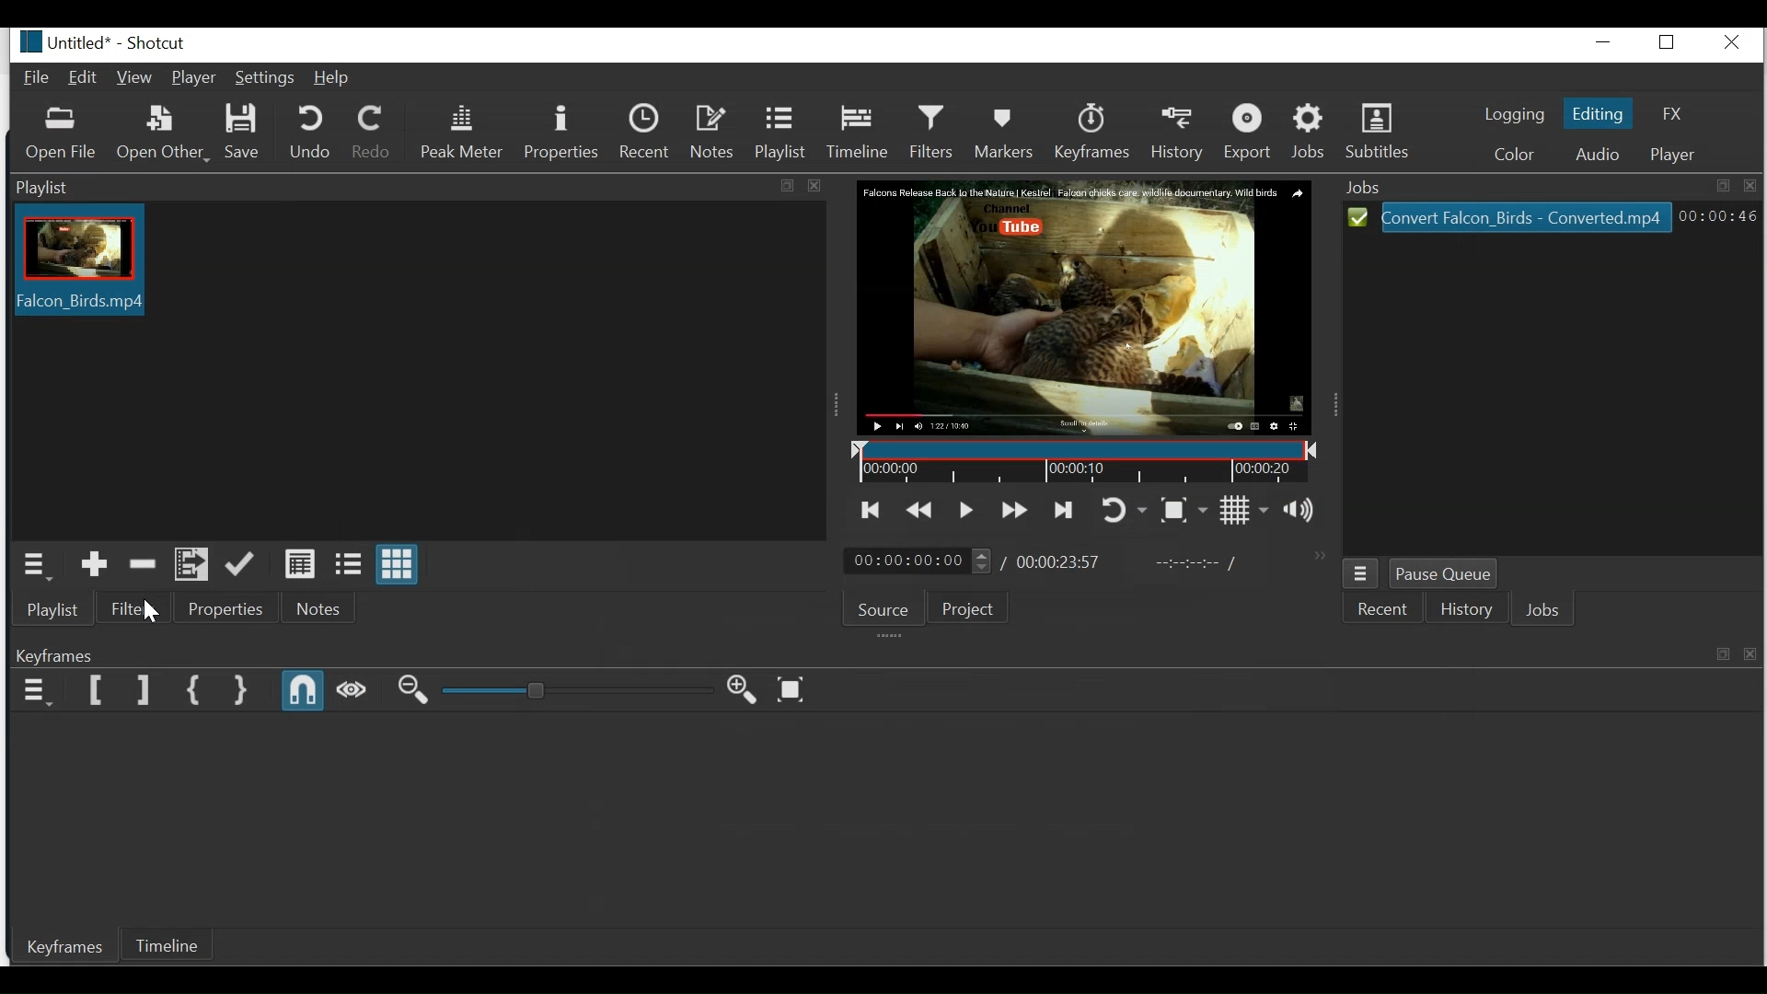 The image size is (1767, 994). Describe the element at coordinates (1252, 133) in the screenshot. I see `Export` at that location.